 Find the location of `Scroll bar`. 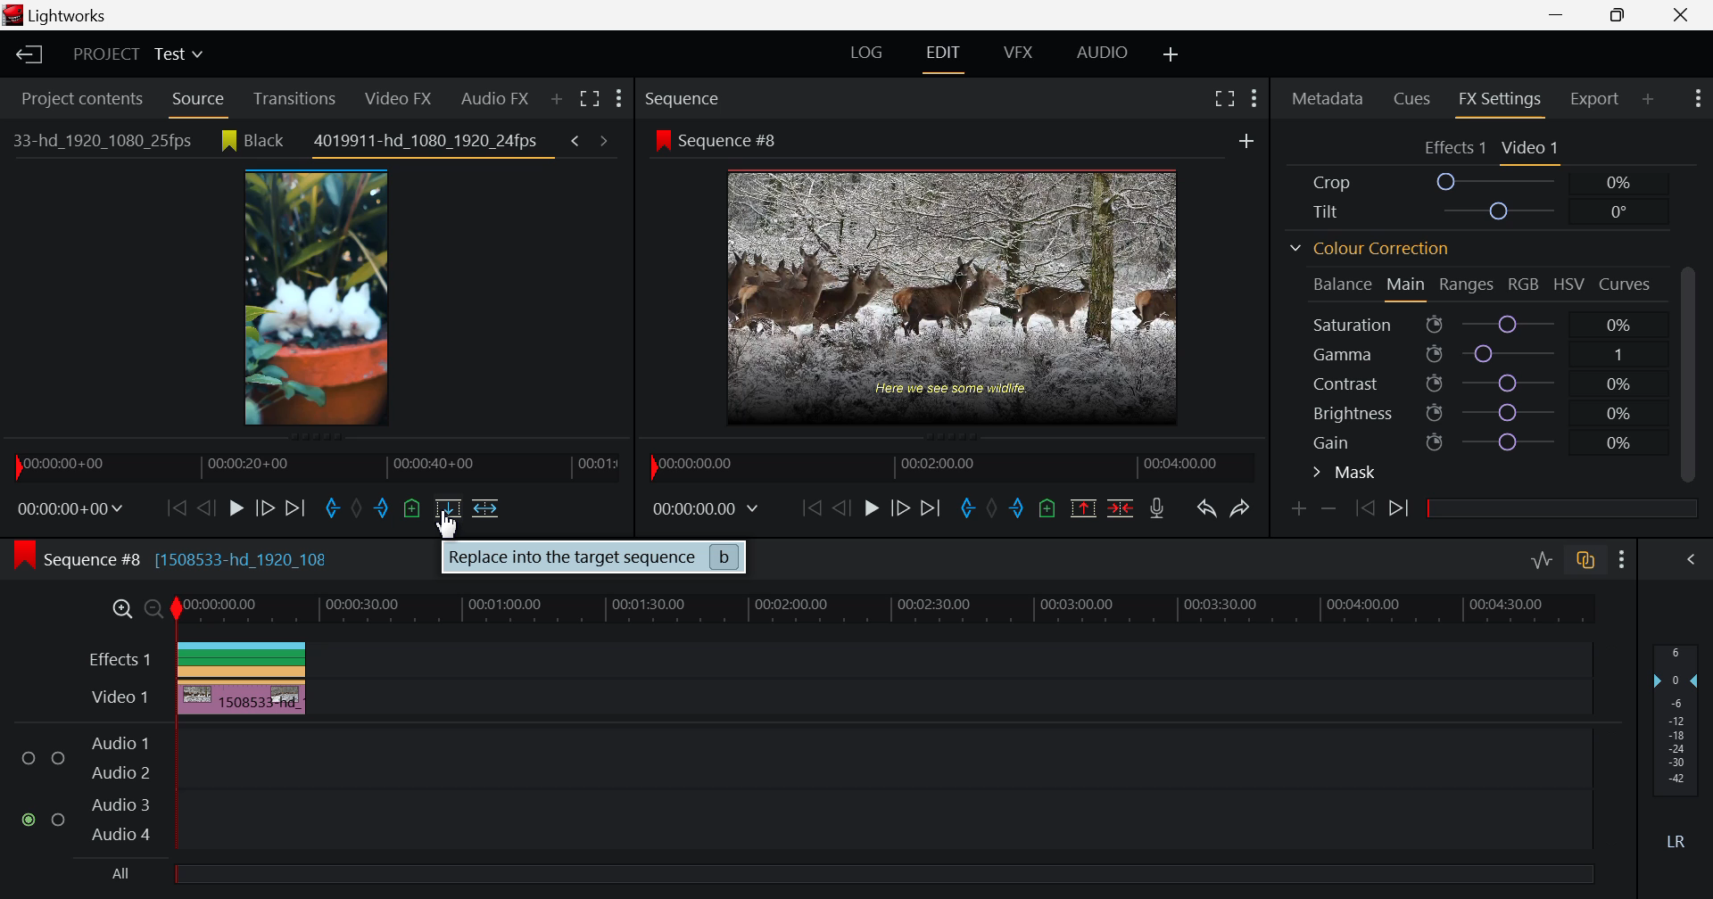

Scroll bar is located at coordinates (1692, 370).